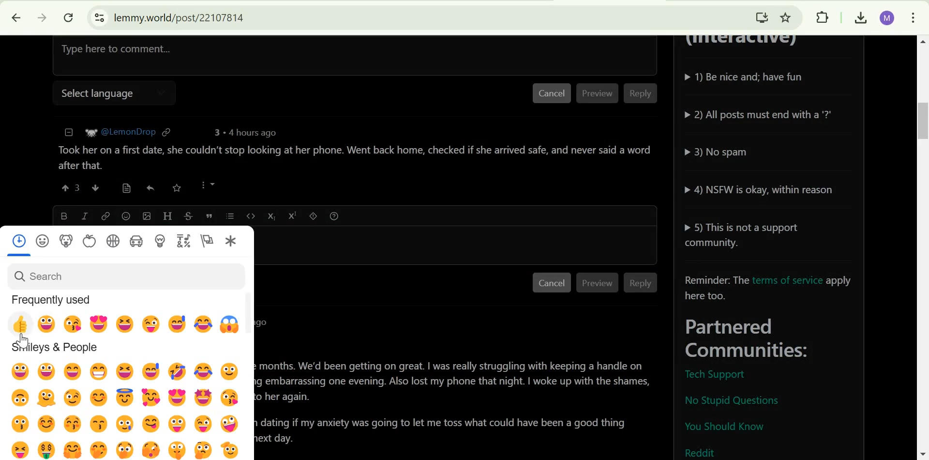  Describe the element at coordinates (105, 215) in the screenshot. I see `link` at that location.